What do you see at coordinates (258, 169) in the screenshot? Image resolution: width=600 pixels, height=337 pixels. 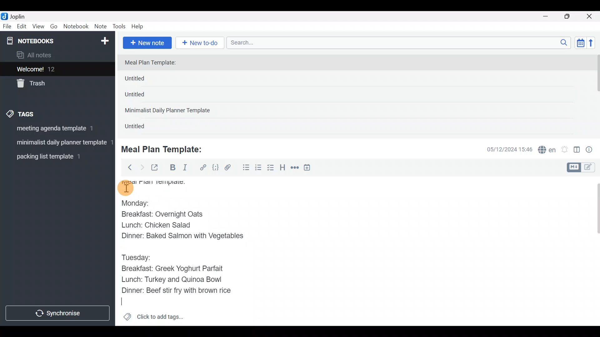 I see `Numbered list` at bounding box center [258, 169].